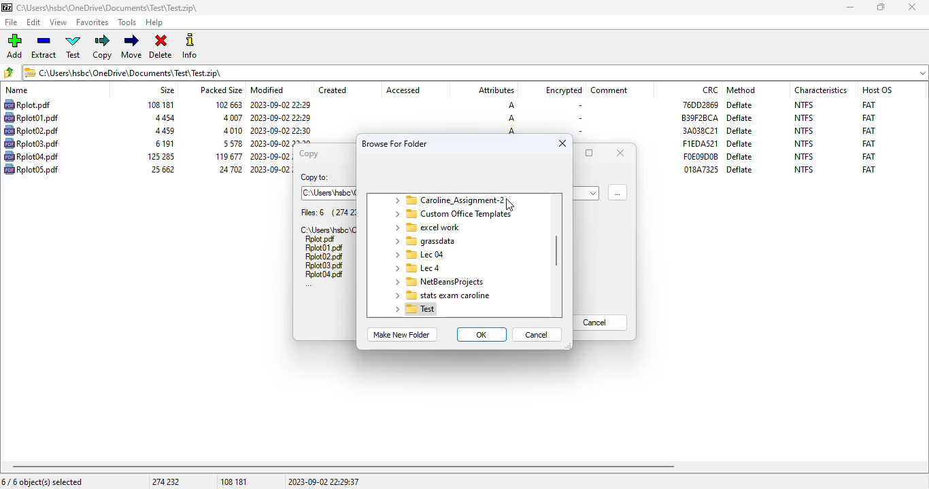 This screenshot has width=929, height=489. Describe the element at coordinates (103, 47) in the screenshot. I see `copy` at that location.